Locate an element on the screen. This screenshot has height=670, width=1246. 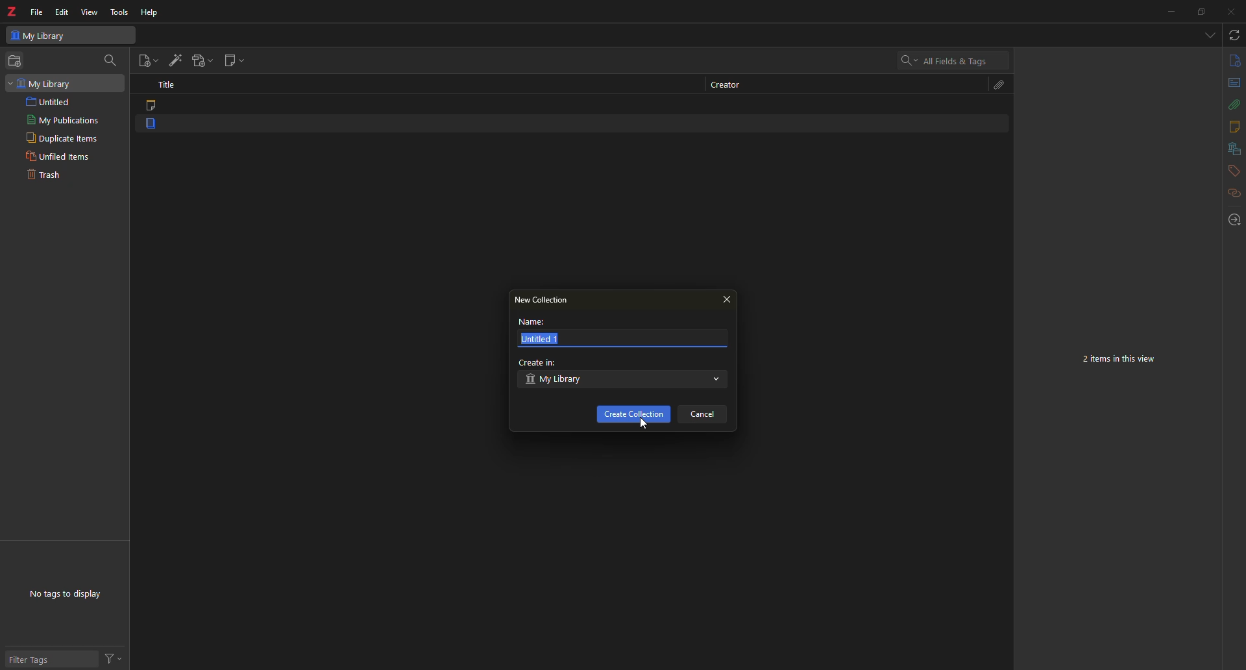
create collection is located at coordinates (633, 414).